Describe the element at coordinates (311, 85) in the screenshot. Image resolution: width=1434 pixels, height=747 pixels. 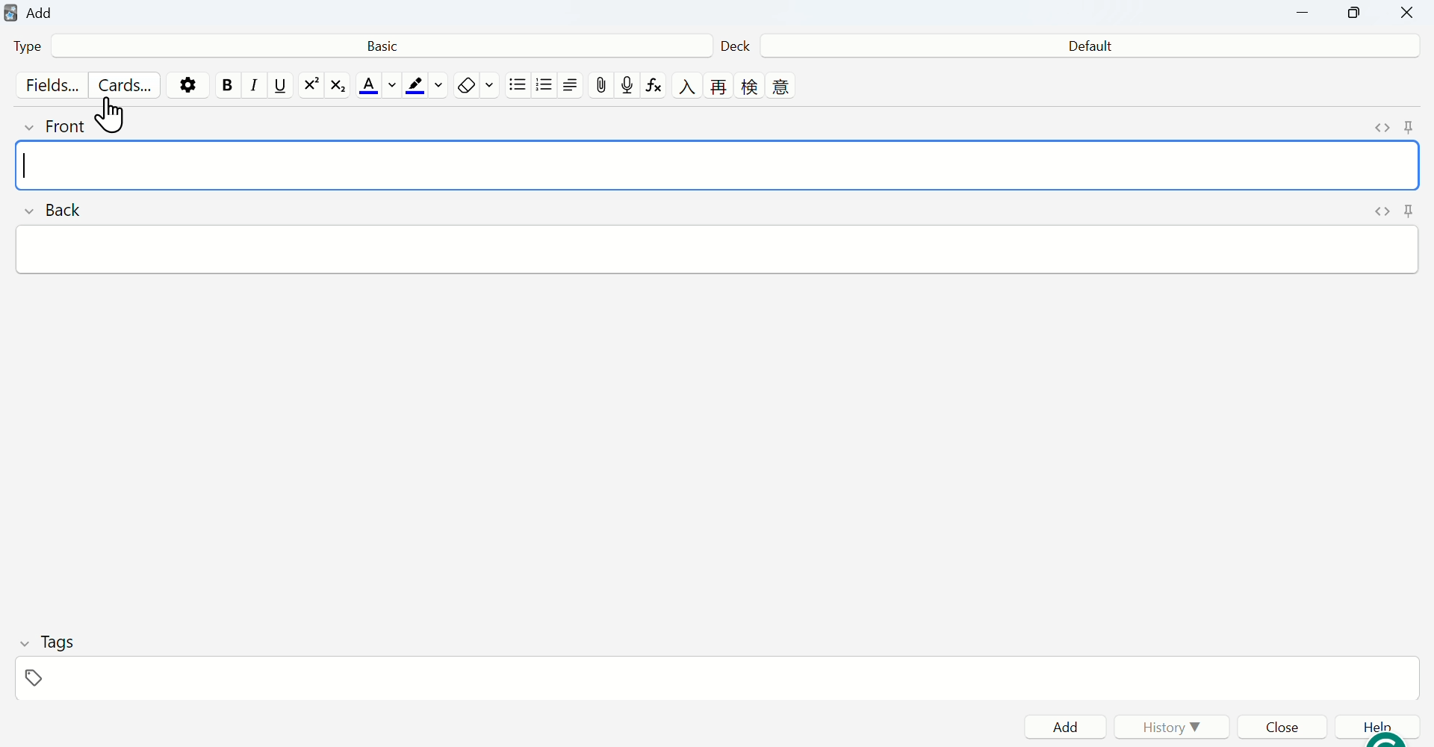
I see `superscript` at that location.